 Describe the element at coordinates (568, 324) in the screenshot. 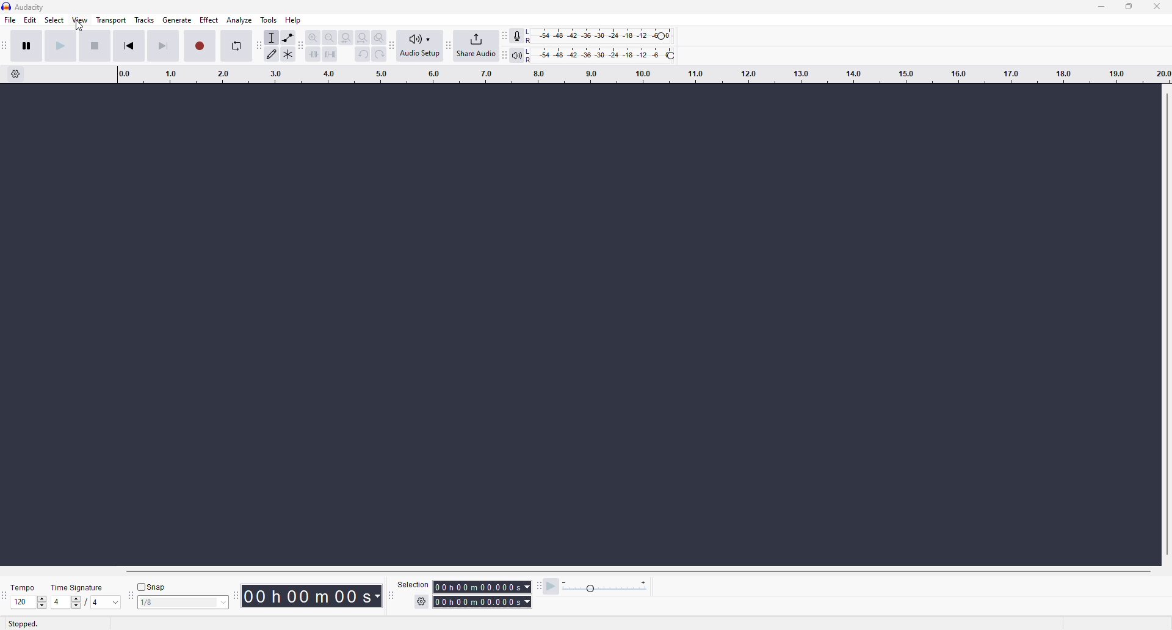

I see `workspace` at that location.